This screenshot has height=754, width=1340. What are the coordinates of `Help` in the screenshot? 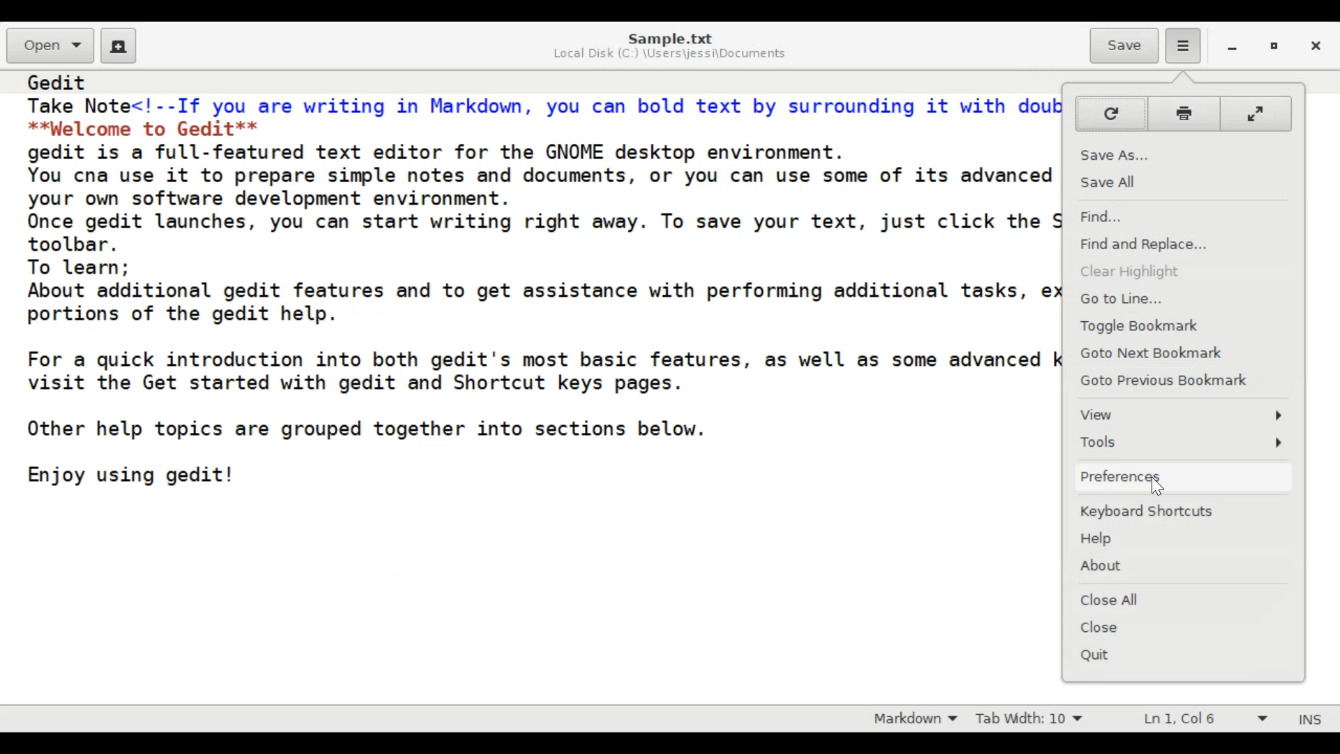 It's located at (1102, 540).